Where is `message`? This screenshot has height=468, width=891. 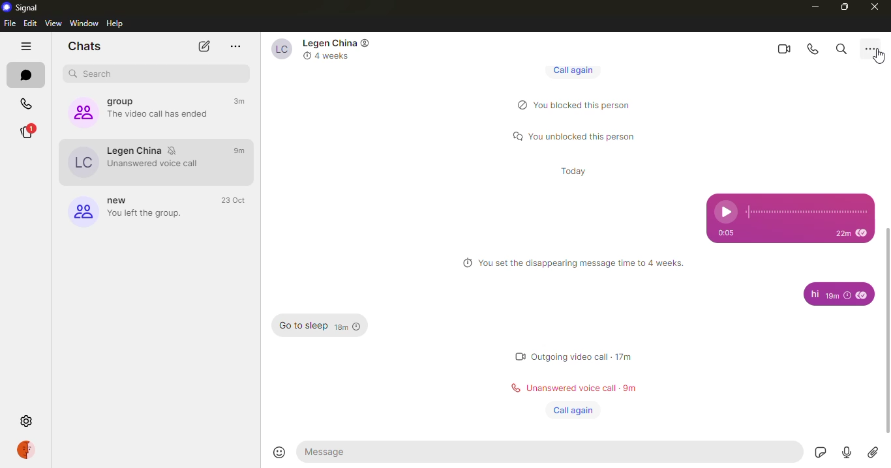 message is located at coordinates (553, 452).